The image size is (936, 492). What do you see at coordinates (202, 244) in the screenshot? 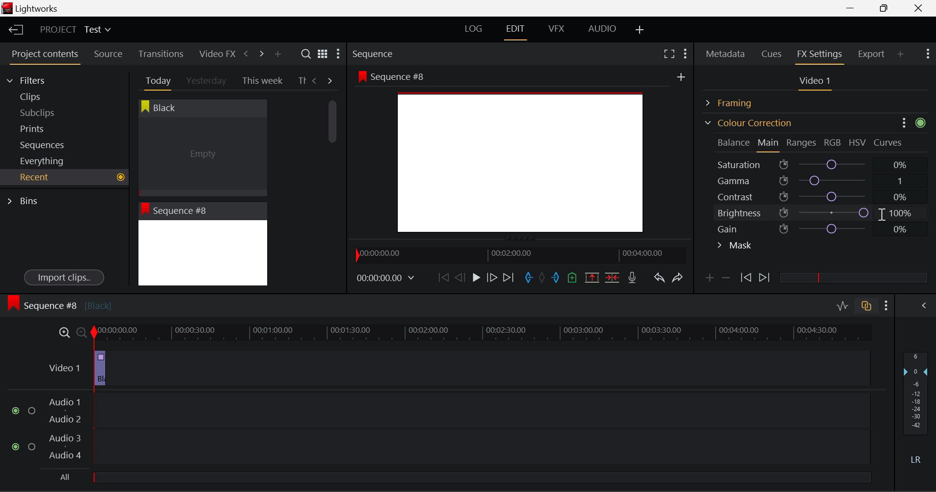
I see `Sequence #8 Preview Changed to White` at bounding box center [202, 244].